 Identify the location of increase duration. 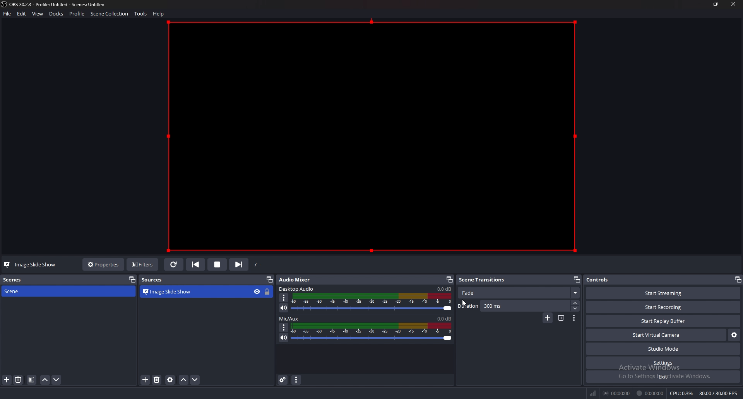
(575, 303).